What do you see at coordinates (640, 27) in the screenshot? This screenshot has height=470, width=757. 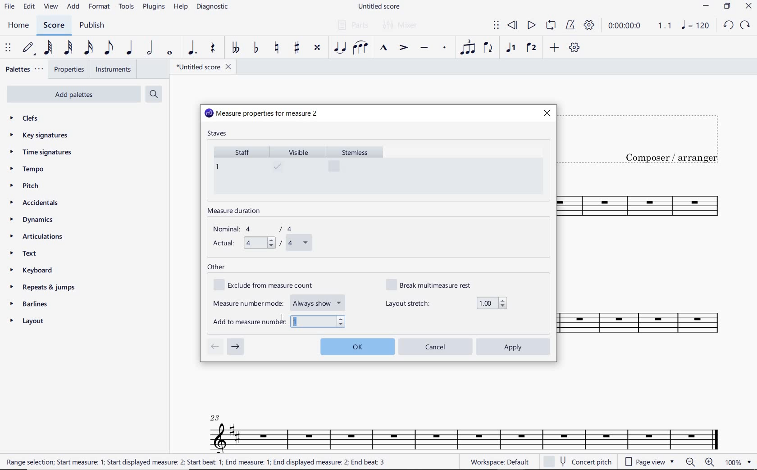 I see `PLAY SPEED` at bounding box center [640, 27].